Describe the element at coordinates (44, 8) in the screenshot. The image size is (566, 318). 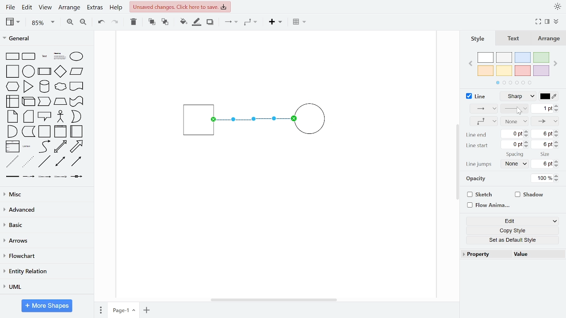
I see `view` at that location.